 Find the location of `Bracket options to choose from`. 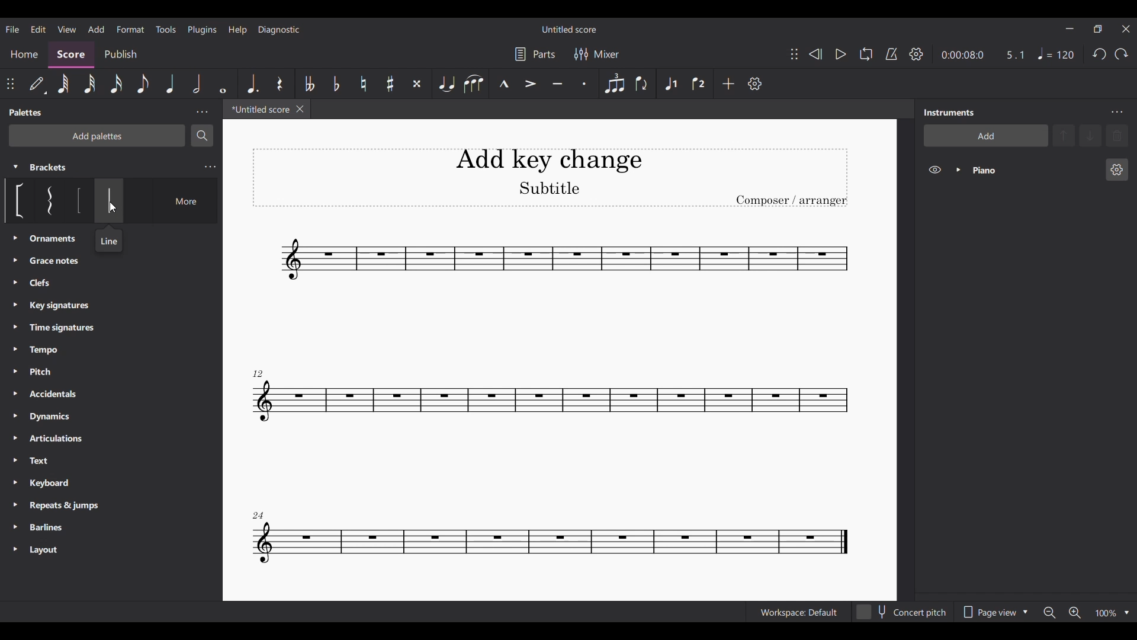

Bracket options to choose from is located at coordinates (111, 200).